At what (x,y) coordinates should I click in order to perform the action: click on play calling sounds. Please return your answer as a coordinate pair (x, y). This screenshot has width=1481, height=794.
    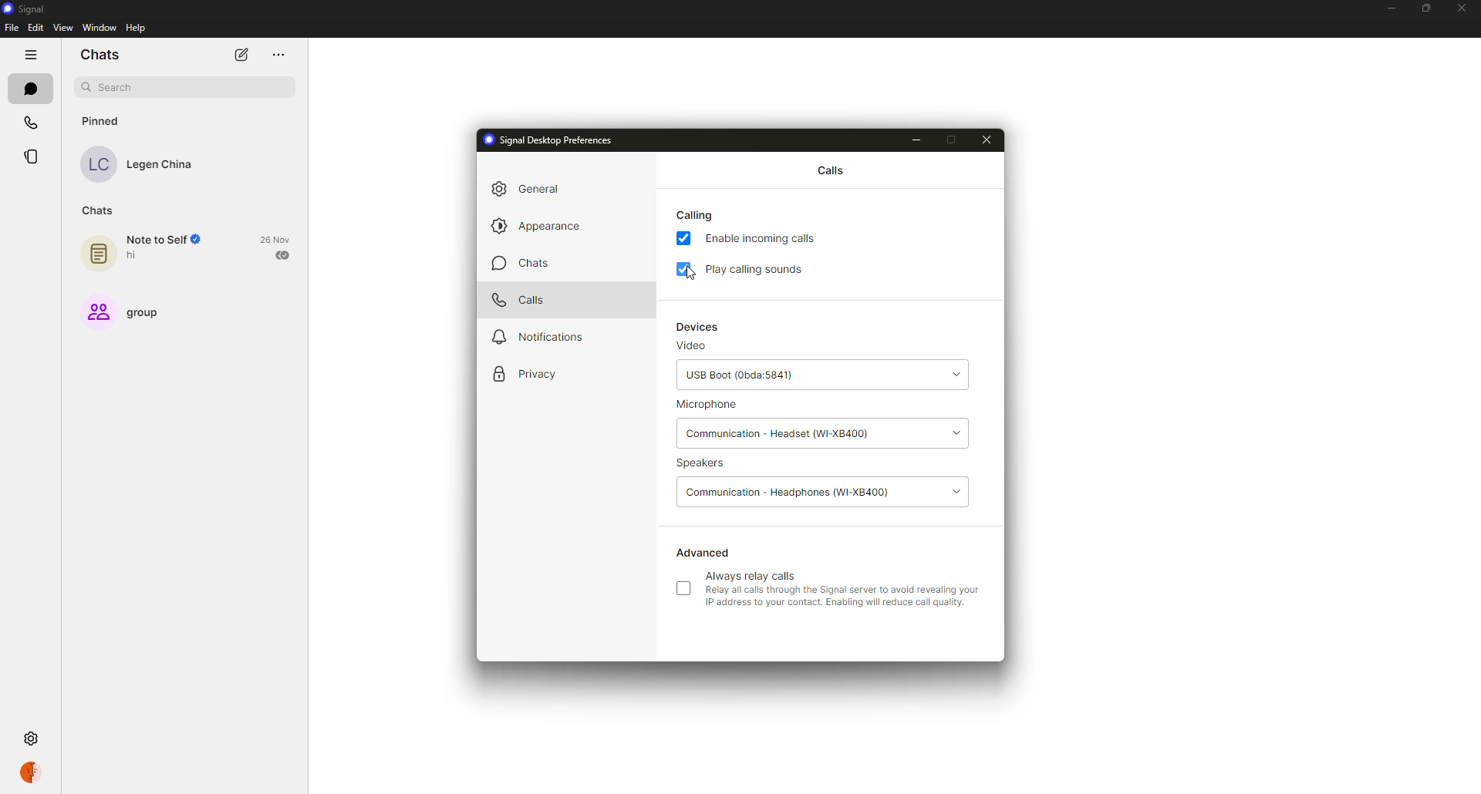
    Looking at the image, I should click on (759, 270).